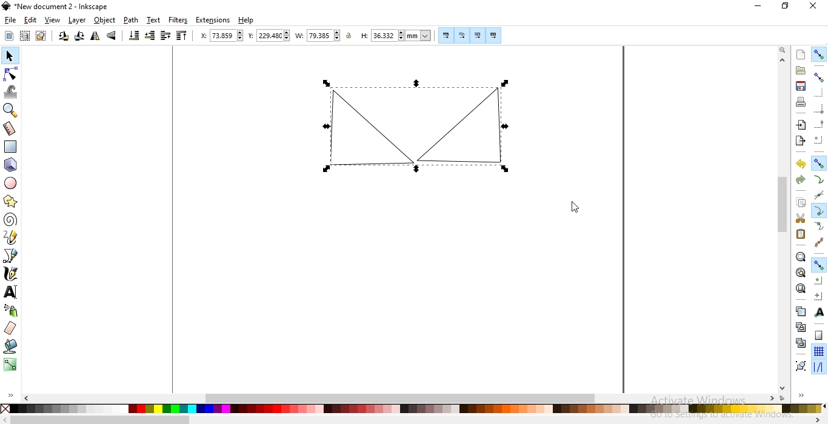 The height and width of the screenshot is (424, 828). Describe the element at coordinates (818, 240) in the screenshot. I see `snap midpoints of line segments` at that location.